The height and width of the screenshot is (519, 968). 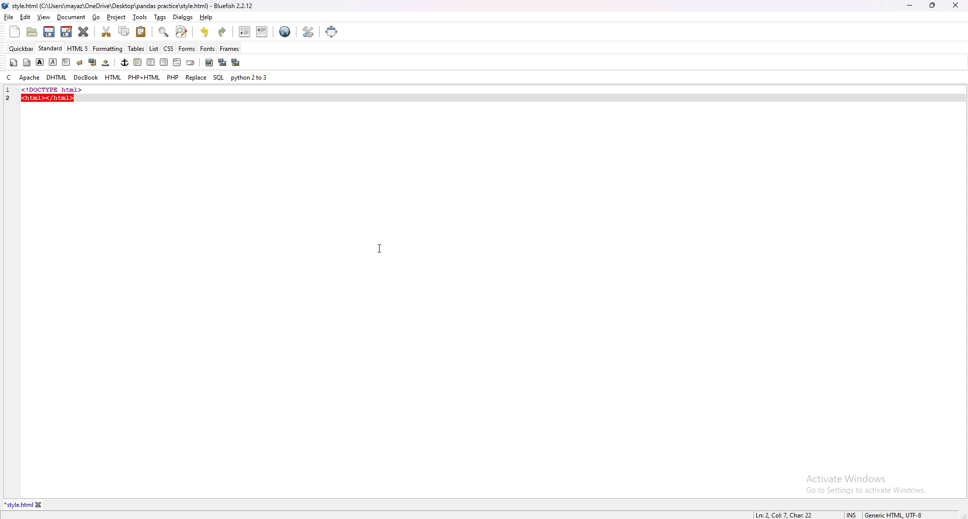 What do you see at coordinates (144, 78) in the screenshot?
I see `php+html` at bounding box center [144, 78].